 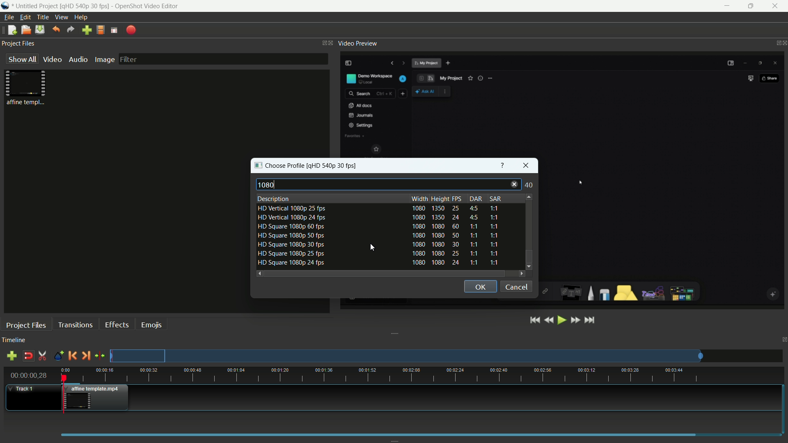 I want to click on jump to start, so click(x=536, y=320).